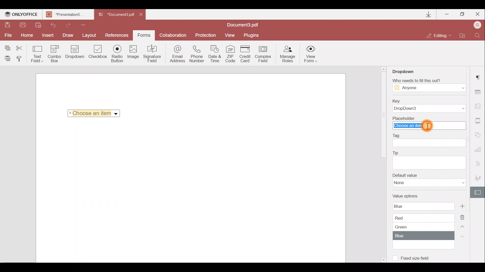 The image size is (485, 272). I want to click on Manage roles, so click(288, 54).